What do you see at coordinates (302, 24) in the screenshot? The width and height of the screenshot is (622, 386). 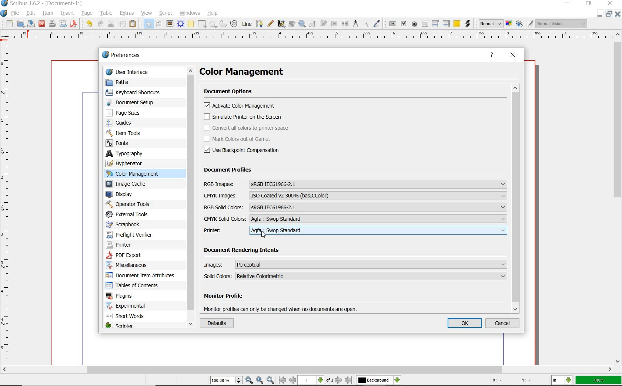 I see `zoom in or zoom out` at bounding box center [302, 24].